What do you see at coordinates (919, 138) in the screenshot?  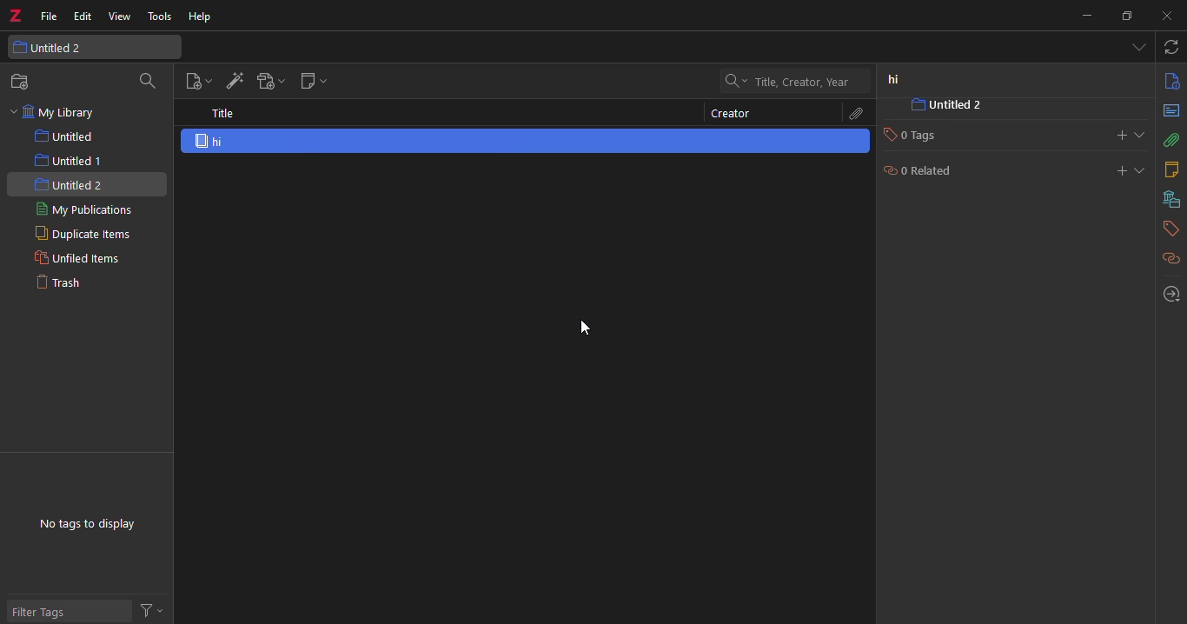 I see `0 tags` at bounding box center [919, 138].